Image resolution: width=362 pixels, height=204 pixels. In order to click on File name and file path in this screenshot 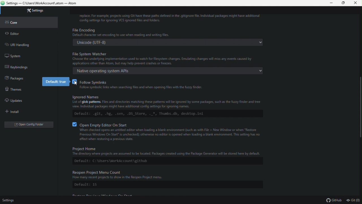, I will do `click(40, 3)`.